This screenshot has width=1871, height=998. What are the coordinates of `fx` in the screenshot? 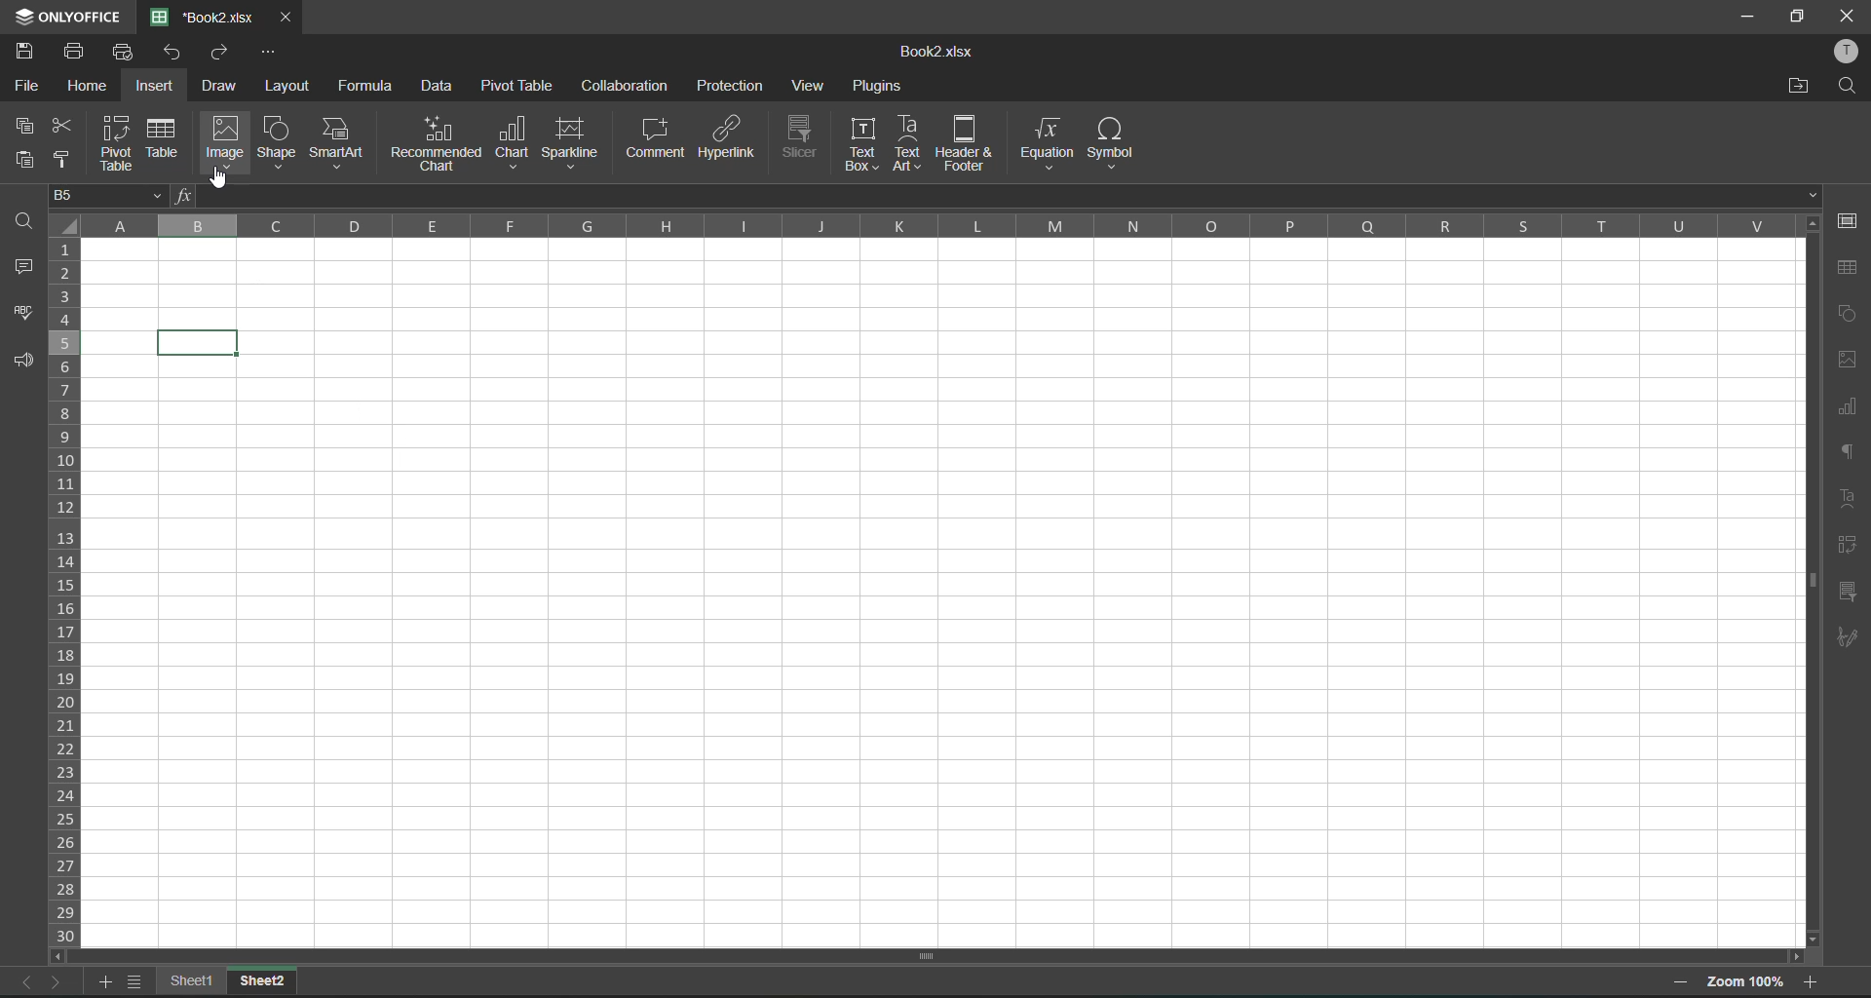 It's located at (178, 196).